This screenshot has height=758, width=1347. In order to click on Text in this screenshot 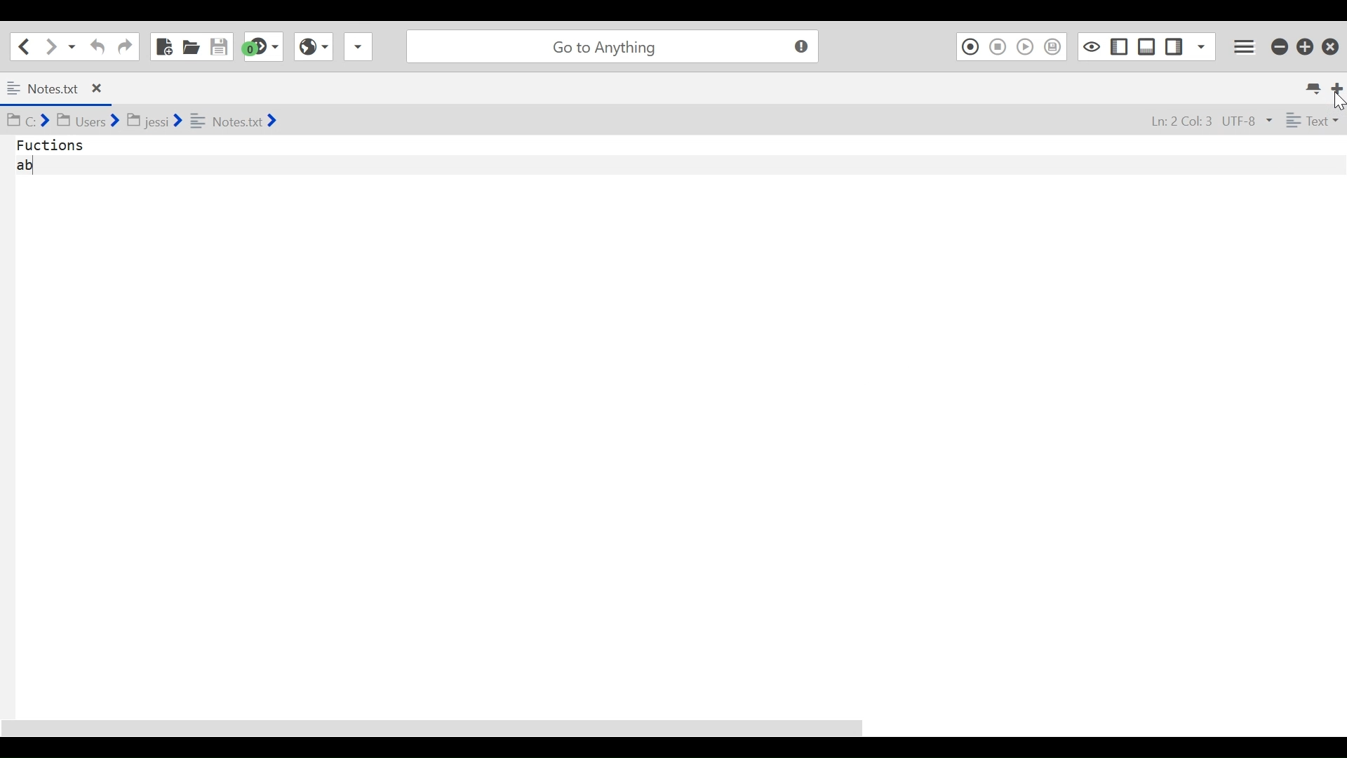, I will do `click(1313, 121)`.